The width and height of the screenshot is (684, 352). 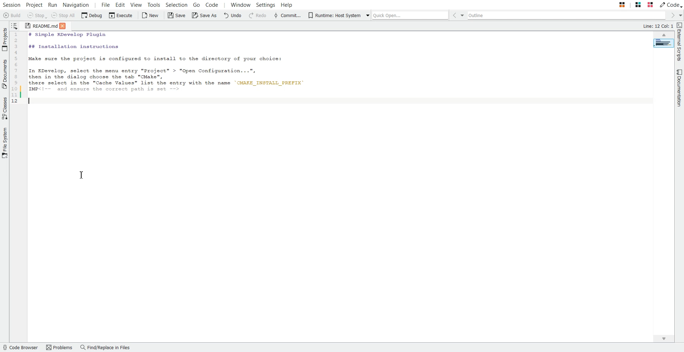 What do you see at coordinates (31, 101) in the screenshot?
I see `Text Cursor` at bounding box center [31, 101].